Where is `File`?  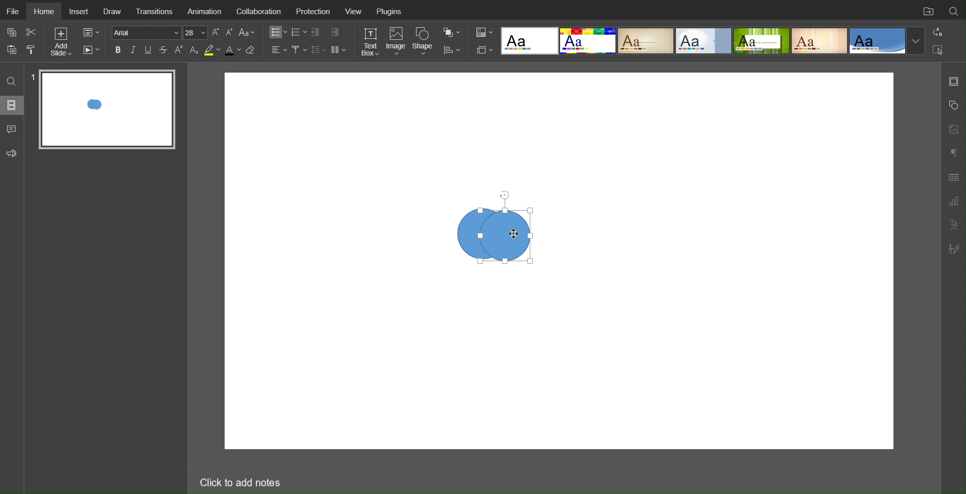 File is located at coordinates (14, 11).